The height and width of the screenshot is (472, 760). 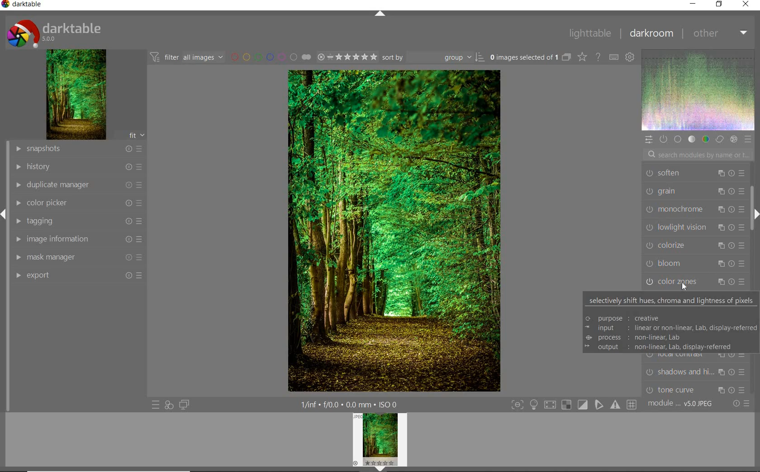 What do you see at coordinates (741, 404) in the screenshot?
I see `RESET OR PRESET & PREFERENCE` at bounding box center [741, 404].